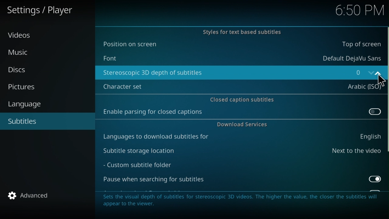 This screenshot has width=389, height=219. What do you see at coordinates (19, 69) in the screenshot?
I see `Disc` at bounding box center [19, 69].